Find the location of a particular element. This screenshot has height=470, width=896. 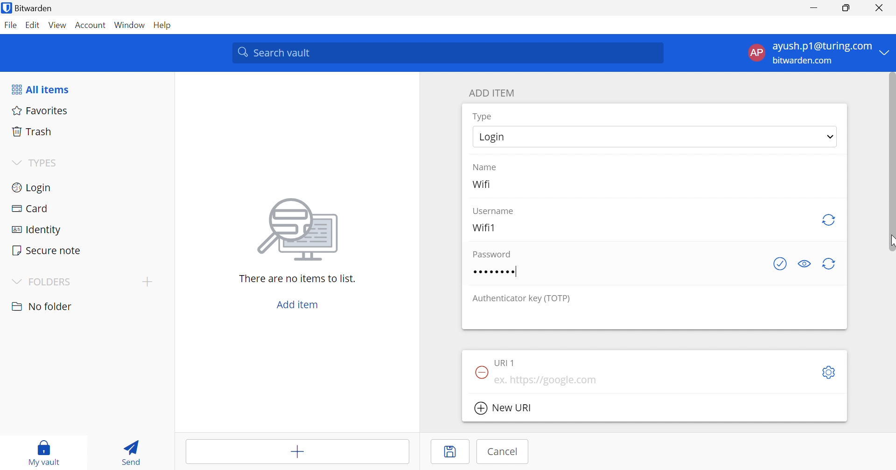

Edit is located at coordinates (32, 26).